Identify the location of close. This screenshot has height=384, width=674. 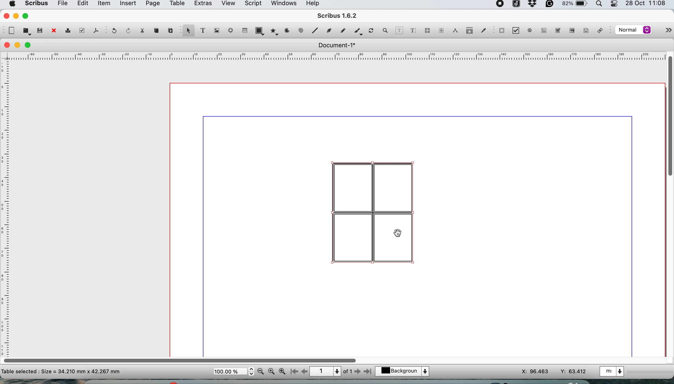
(53, 31).